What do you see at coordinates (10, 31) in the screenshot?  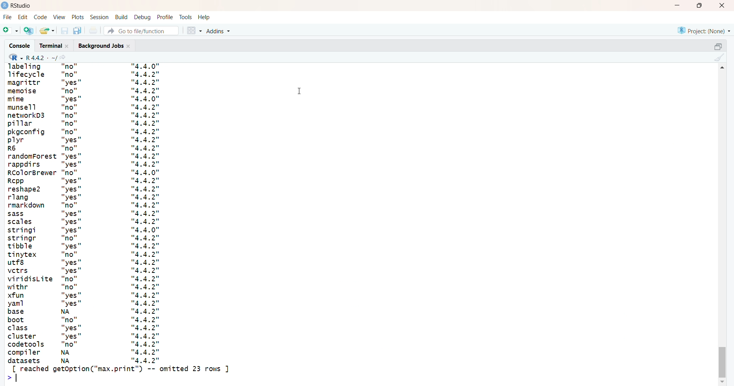 I see `new file` at bounding box center [10, 31].